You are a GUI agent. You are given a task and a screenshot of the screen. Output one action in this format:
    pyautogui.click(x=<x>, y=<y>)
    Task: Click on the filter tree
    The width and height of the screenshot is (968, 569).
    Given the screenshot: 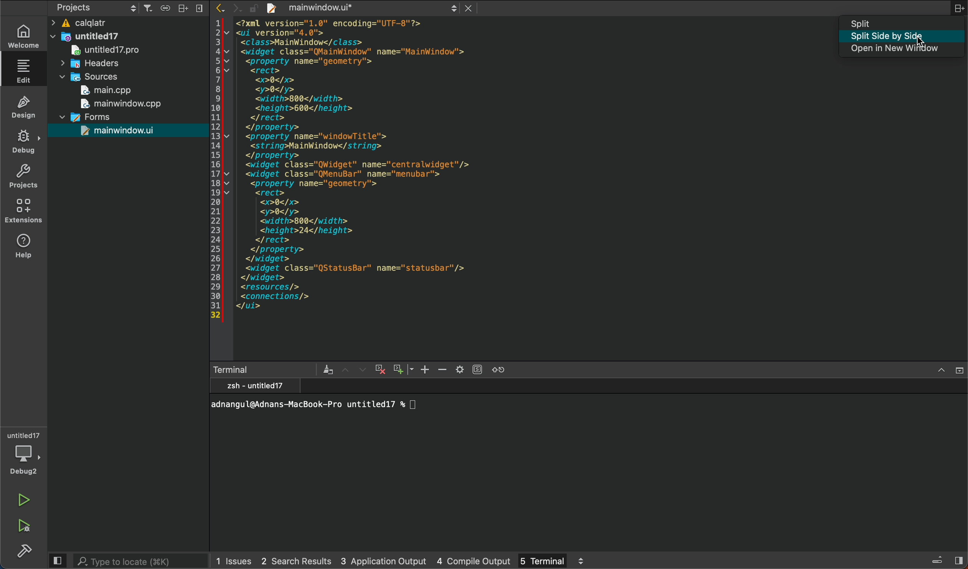 What is the action you would take?
    pyautogui.click(x=149, y=9)
    